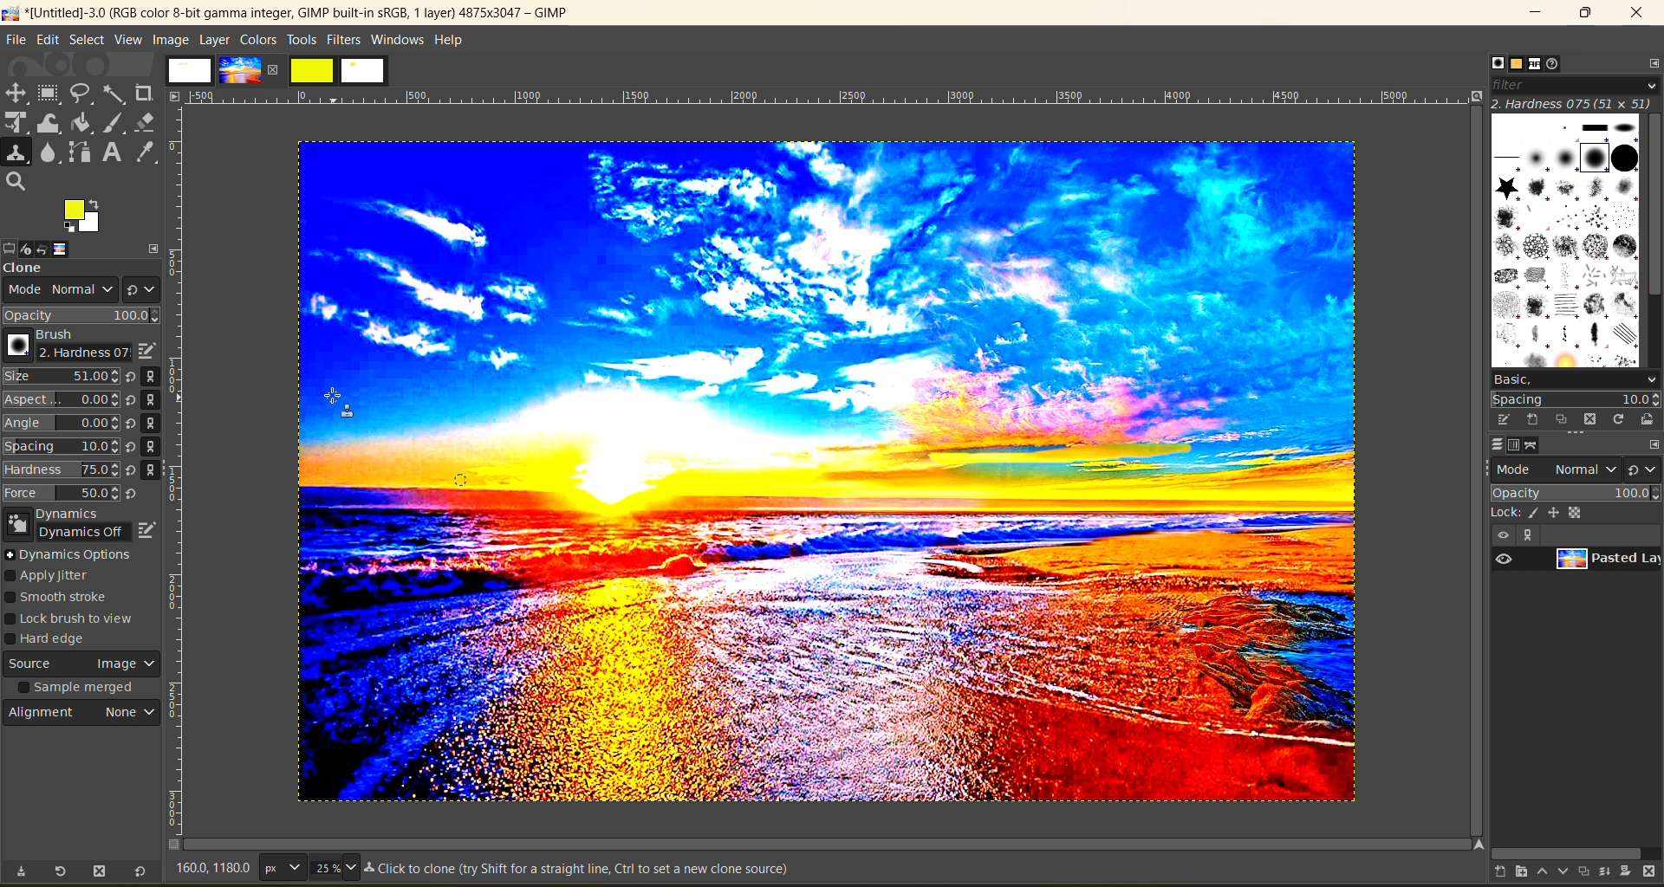  Describe the element at coordinates (1490, 873) in the screenshot. I see `create a new layer` at that location.